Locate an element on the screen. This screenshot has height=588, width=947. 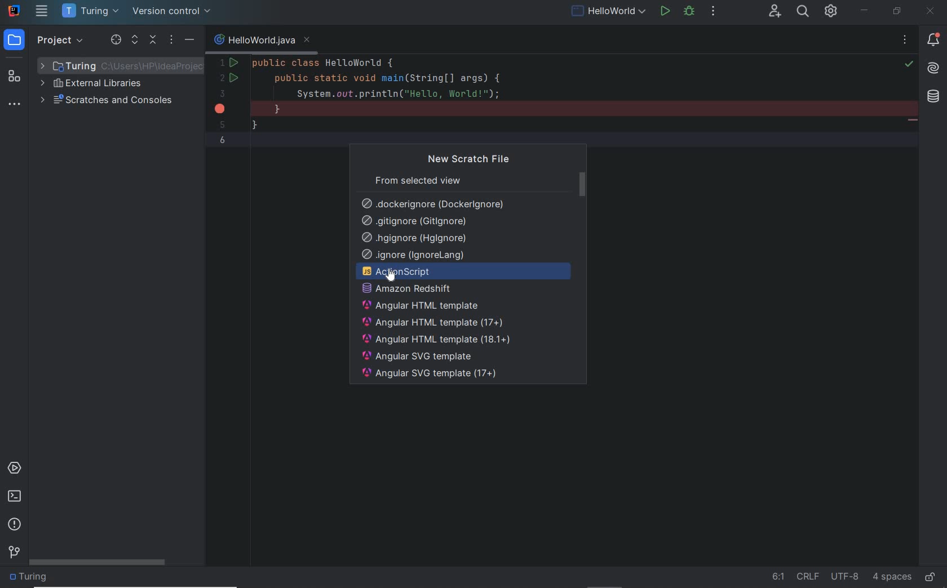
new scratch file is located at coordinates (471, 159).